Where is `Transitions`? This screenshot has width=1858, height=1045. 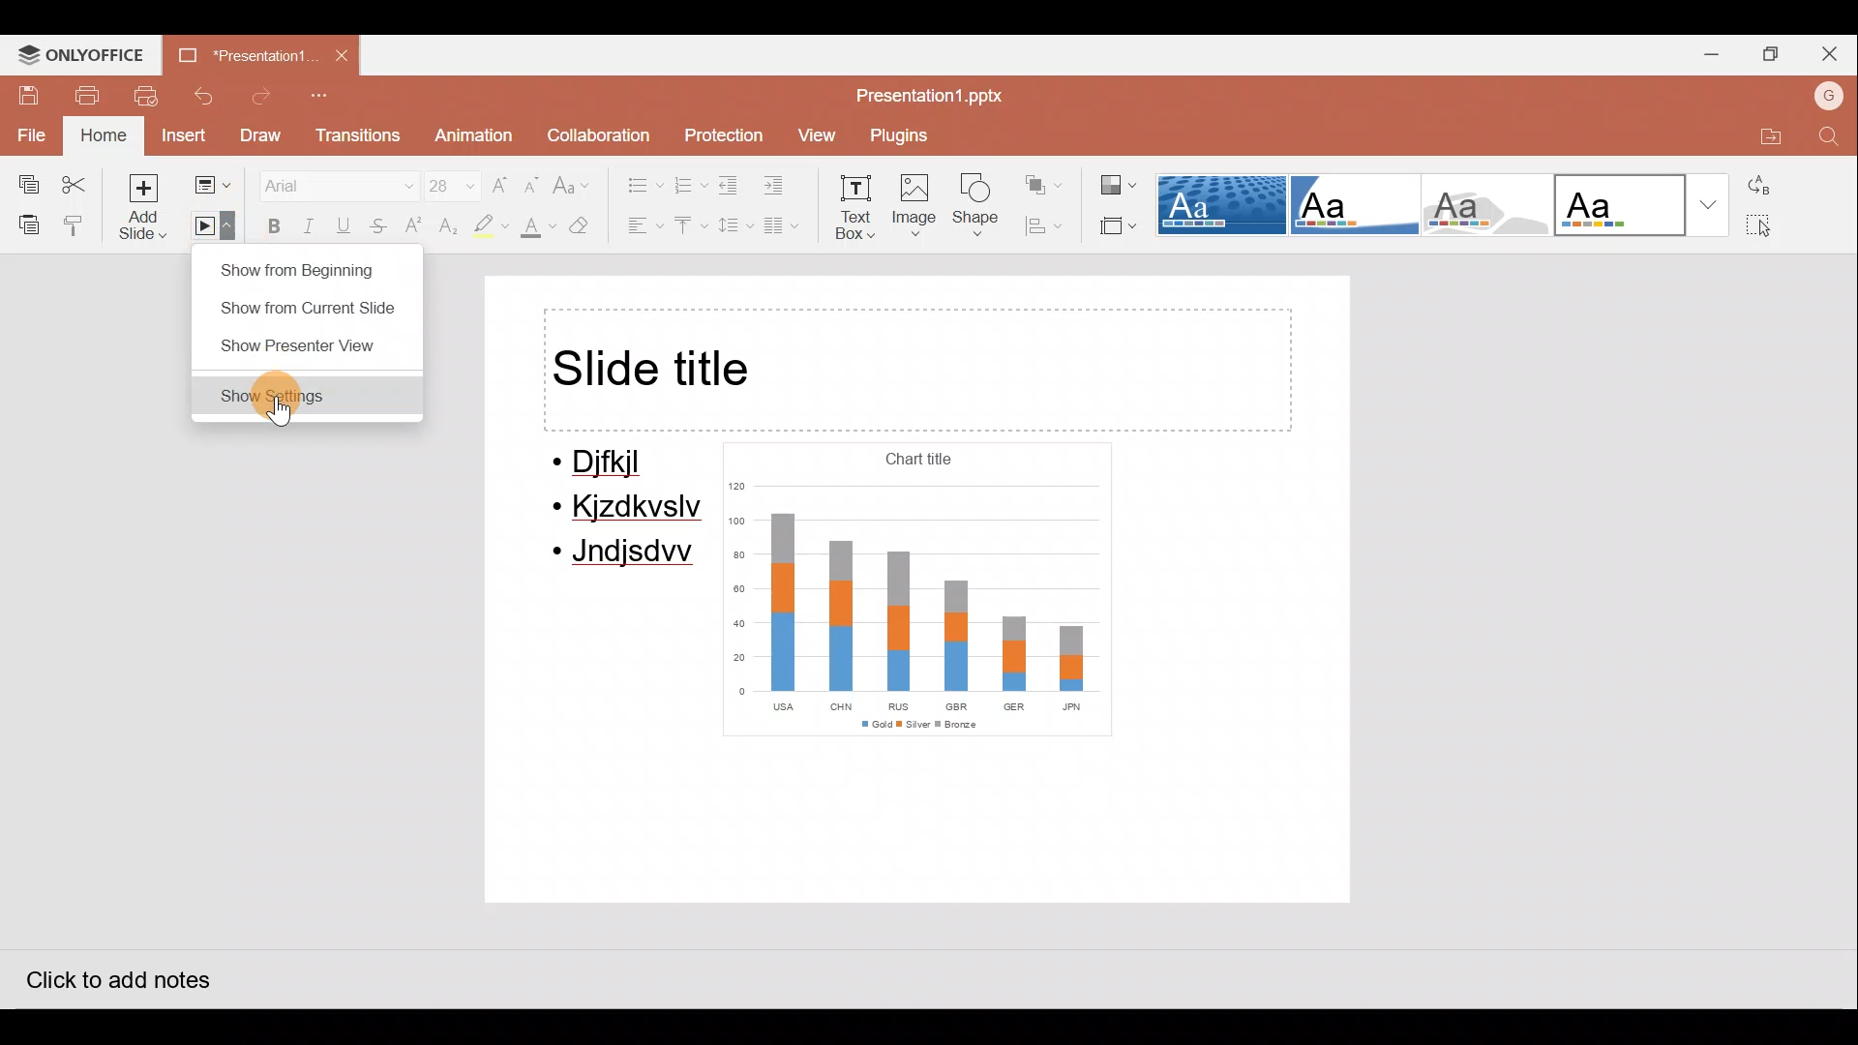
Transitions is located at coordinates (359, 135).